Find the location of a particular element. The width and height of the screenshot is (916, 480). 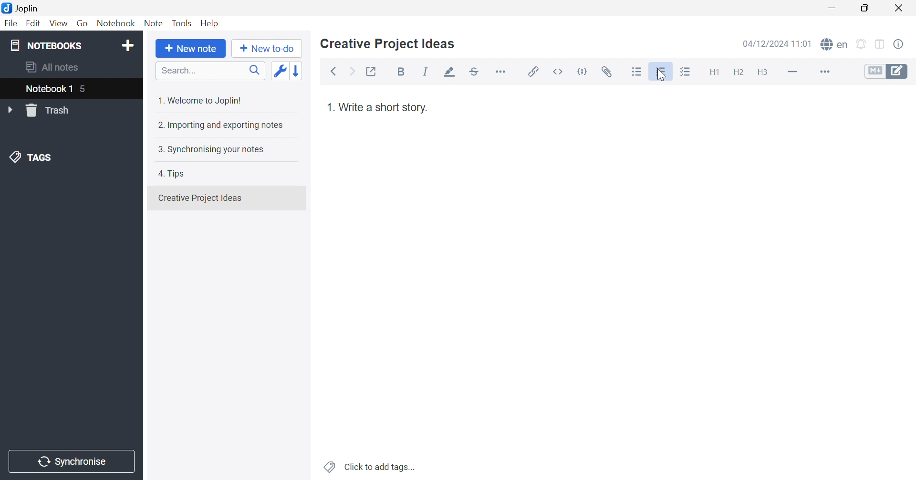

Notebook 1 is located at coordinates (48, 90).